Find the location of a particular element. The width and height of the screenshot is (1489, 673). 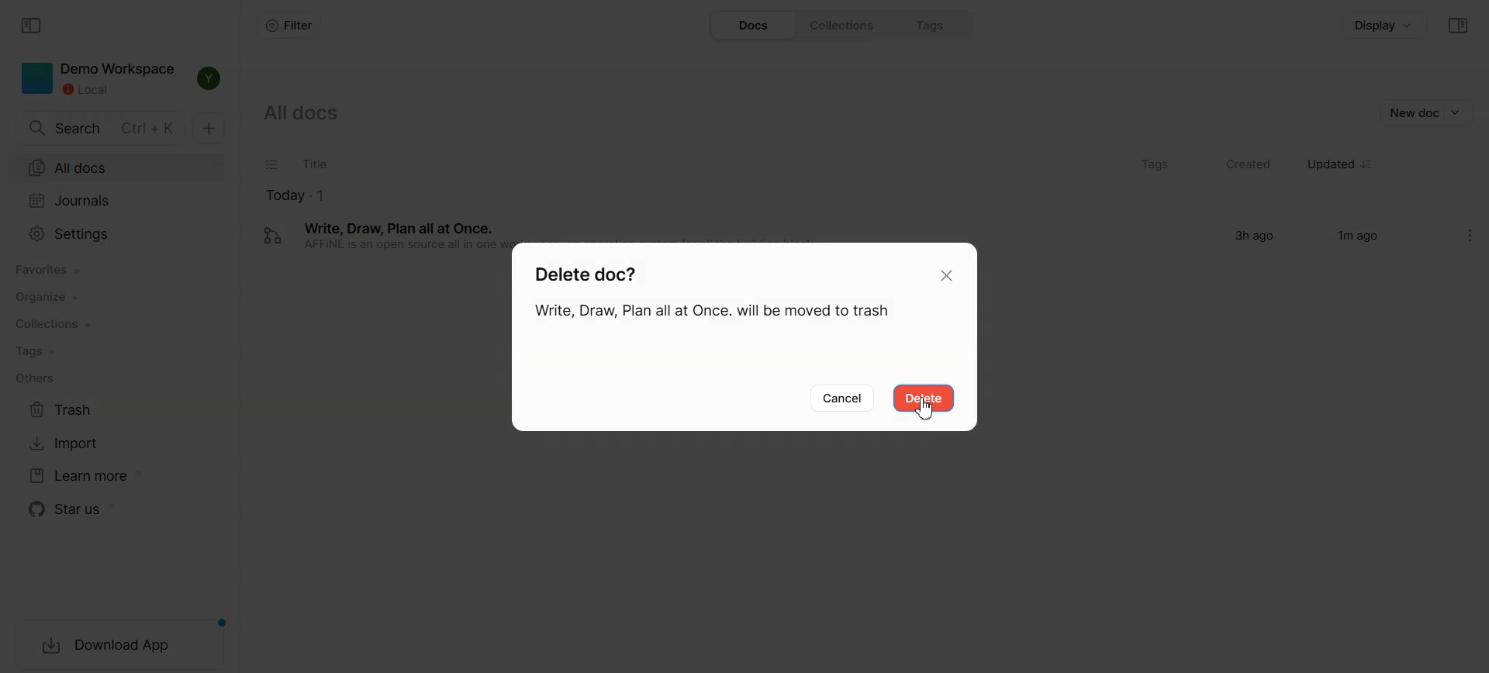

Organize is located at coordinates (115, 299).